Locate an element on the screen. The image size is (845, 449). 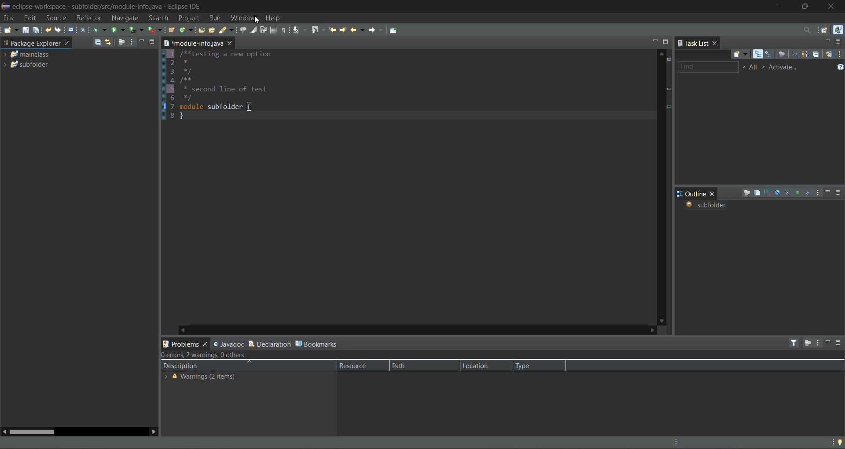
forward is located at coordinates (376, 30).